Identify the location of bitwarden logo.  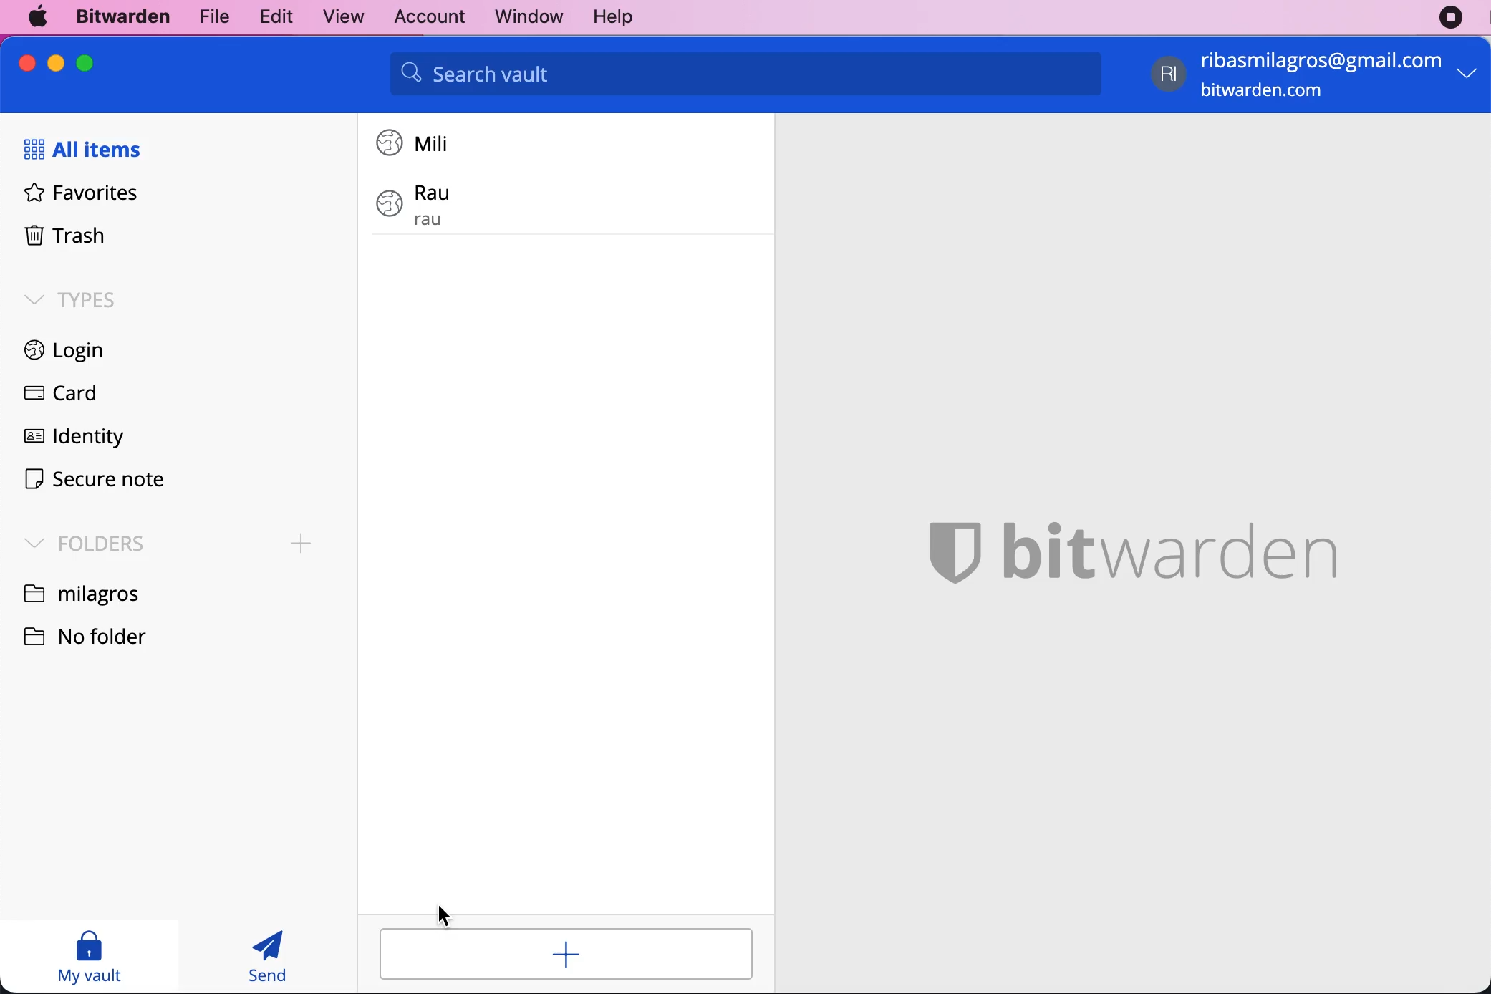
(1130, 544).